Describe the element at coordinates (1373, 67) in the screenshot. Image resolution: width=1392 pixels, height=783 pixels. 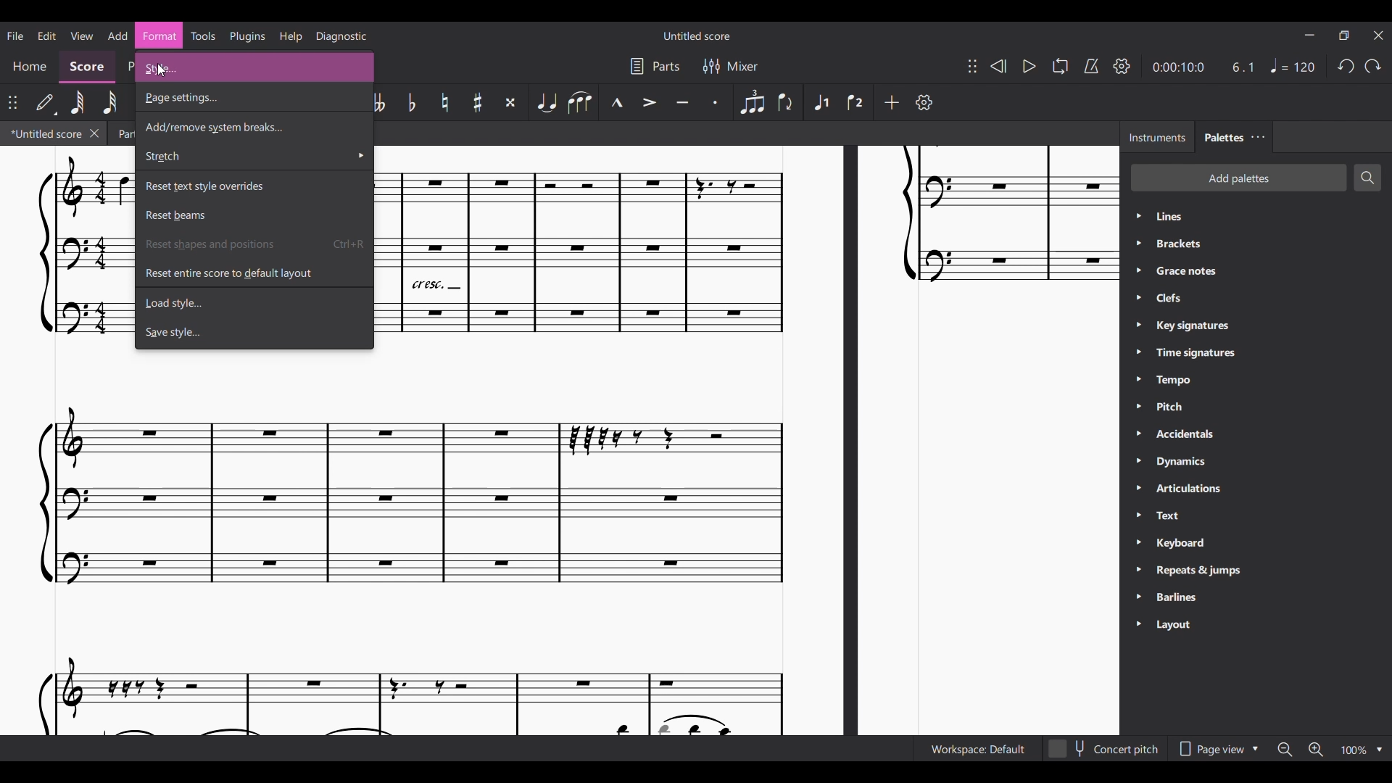
I see `Redo` at that location.